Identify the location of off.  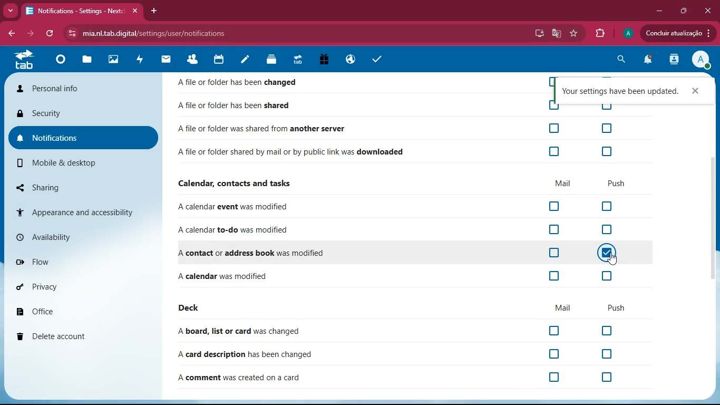
(554, 105).